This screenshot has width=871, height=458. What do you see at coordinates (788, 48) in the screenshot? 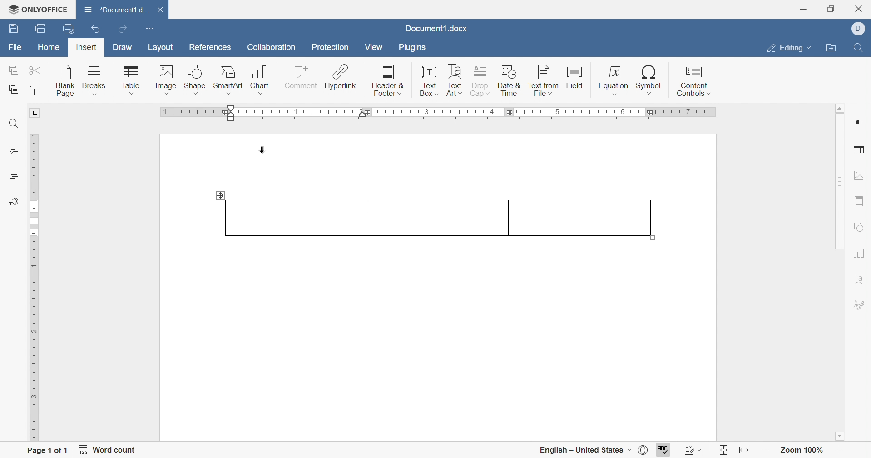
I see `Editing` at bounding box center [788, 48].